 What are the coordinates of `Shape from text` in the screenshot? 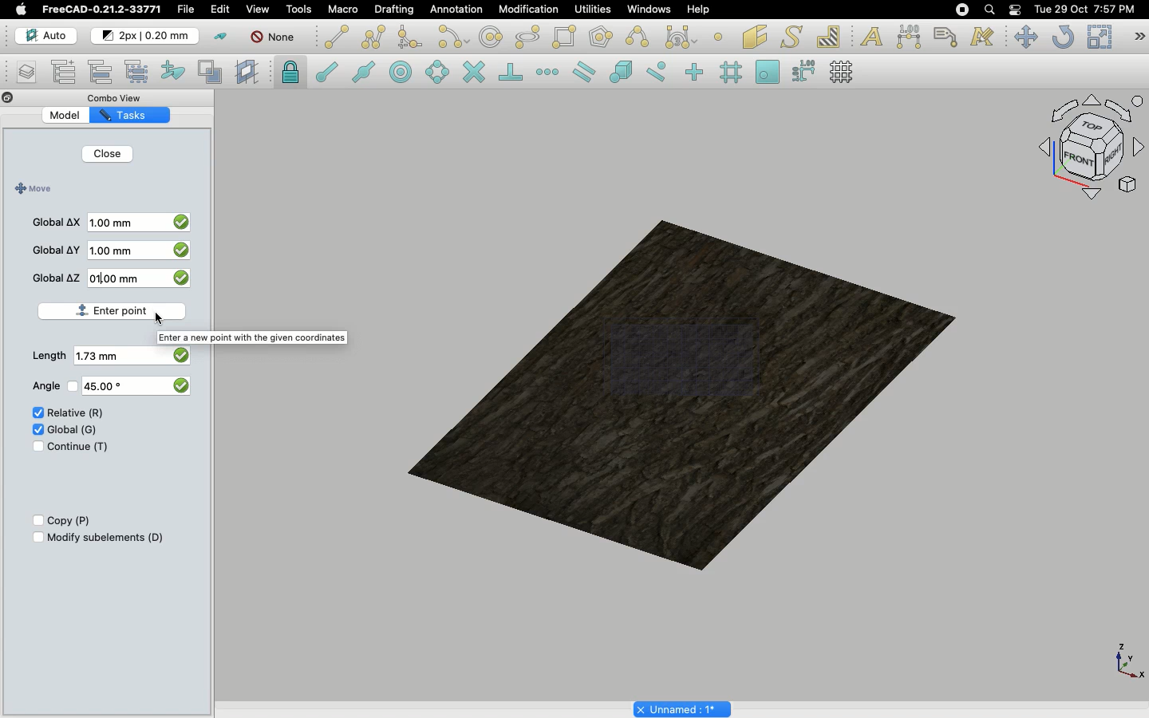 It's located at (794, 38).